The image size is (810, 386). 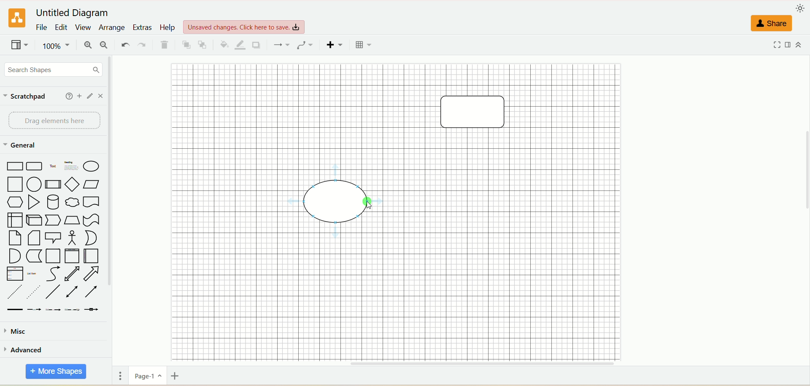 What do you see at coordinates (101, 96) in the screenshot?
I see `close` at bounding box center [101, 96].